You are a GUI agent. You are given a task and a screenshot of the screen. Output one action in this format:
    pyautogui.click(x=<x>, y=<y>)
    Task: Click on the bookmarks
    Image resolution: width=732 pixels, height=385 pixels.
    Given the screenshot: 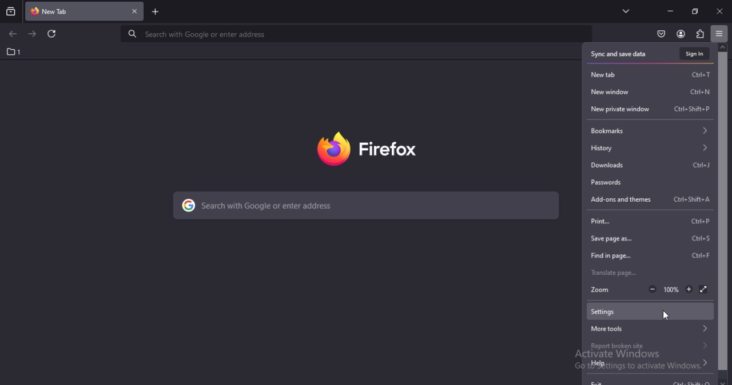 What is the action you would take?
    pyautogui.click(x=650, y=130)
    